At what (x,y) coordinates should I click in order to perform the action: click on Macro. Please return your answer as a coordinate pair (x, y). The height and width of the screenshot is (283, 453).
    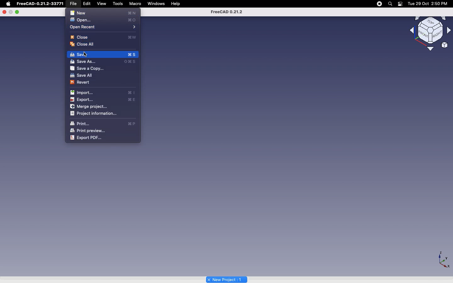
    Looking at the image, I should click on (136, 3).